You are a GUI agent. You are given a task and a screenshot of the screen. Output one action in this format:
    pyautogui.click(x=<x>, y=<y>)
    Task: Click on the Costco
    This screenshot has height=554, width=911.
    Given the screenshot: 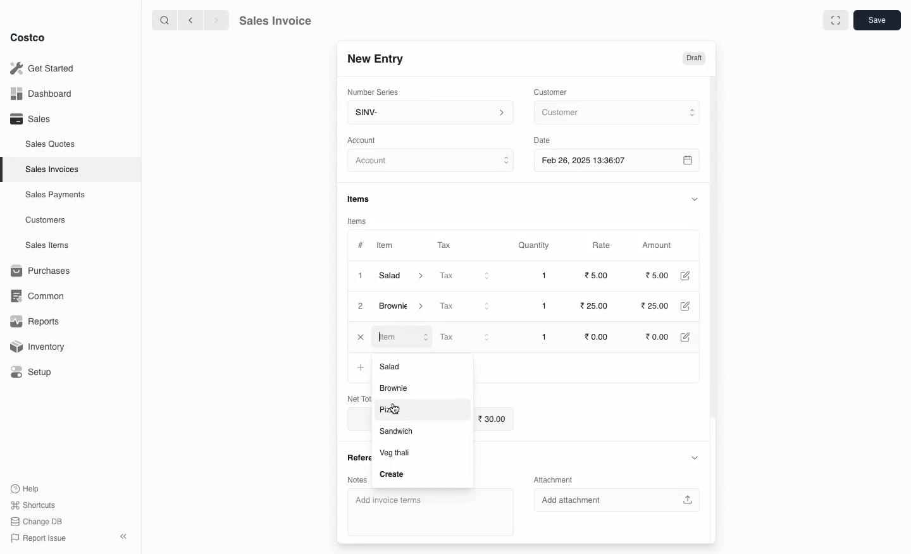 What is the action you would take?
    pyautogui.click(x=31, y=38)
    